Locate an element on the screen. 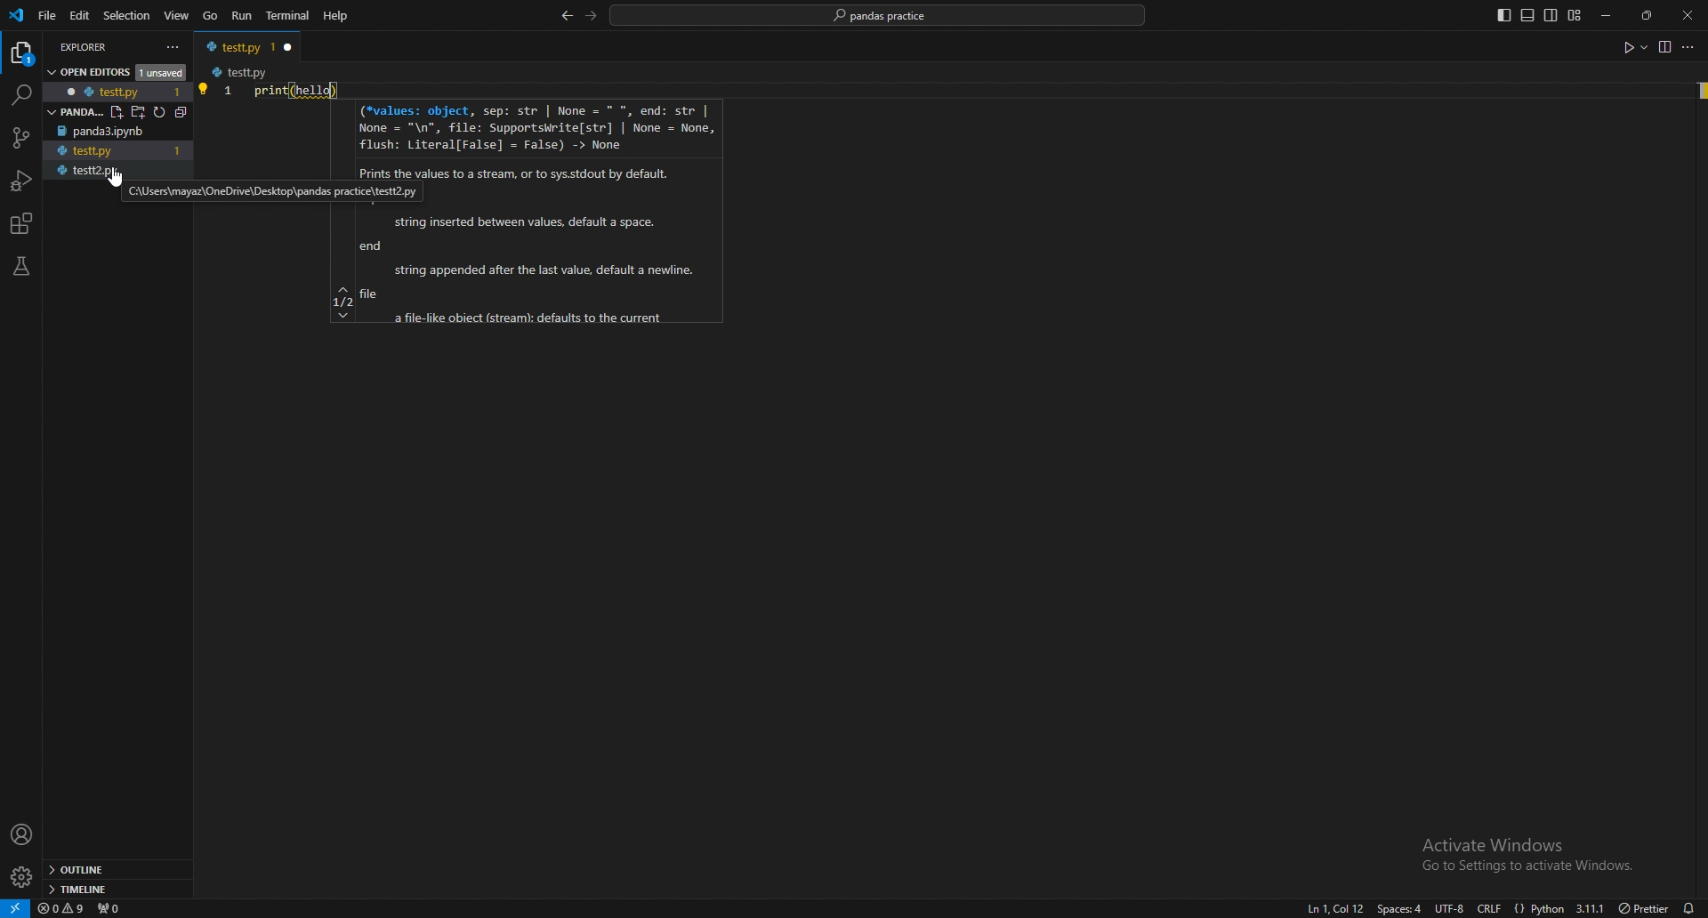  terminal is located at coordinates (289, 15).